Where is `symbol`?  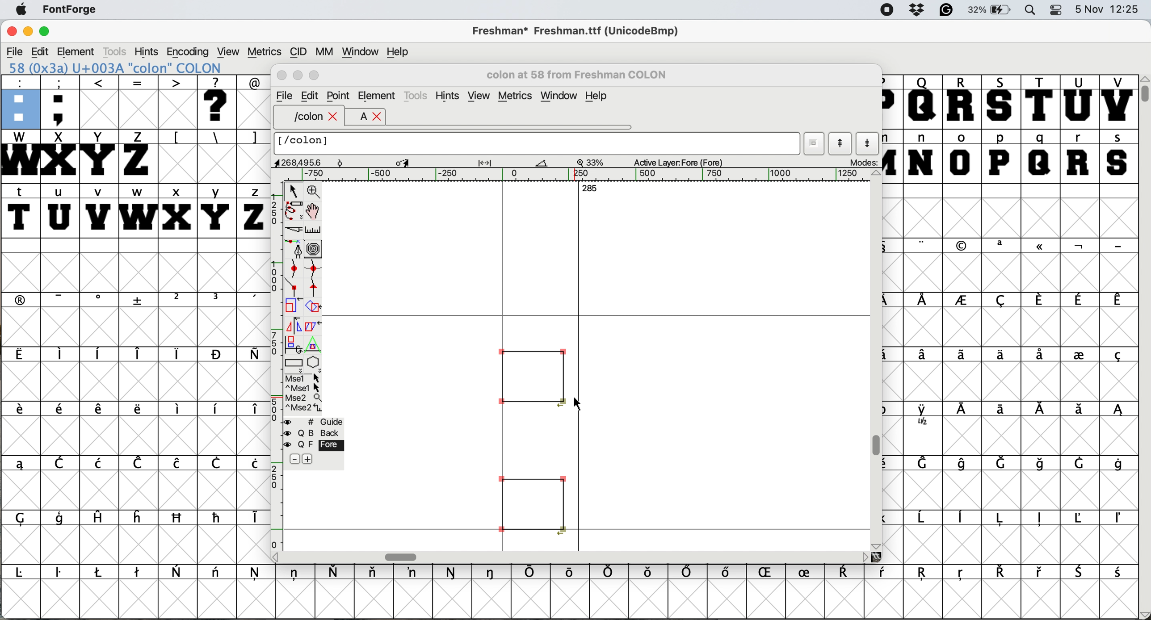
symbol is located at coordinates (1079, 410).